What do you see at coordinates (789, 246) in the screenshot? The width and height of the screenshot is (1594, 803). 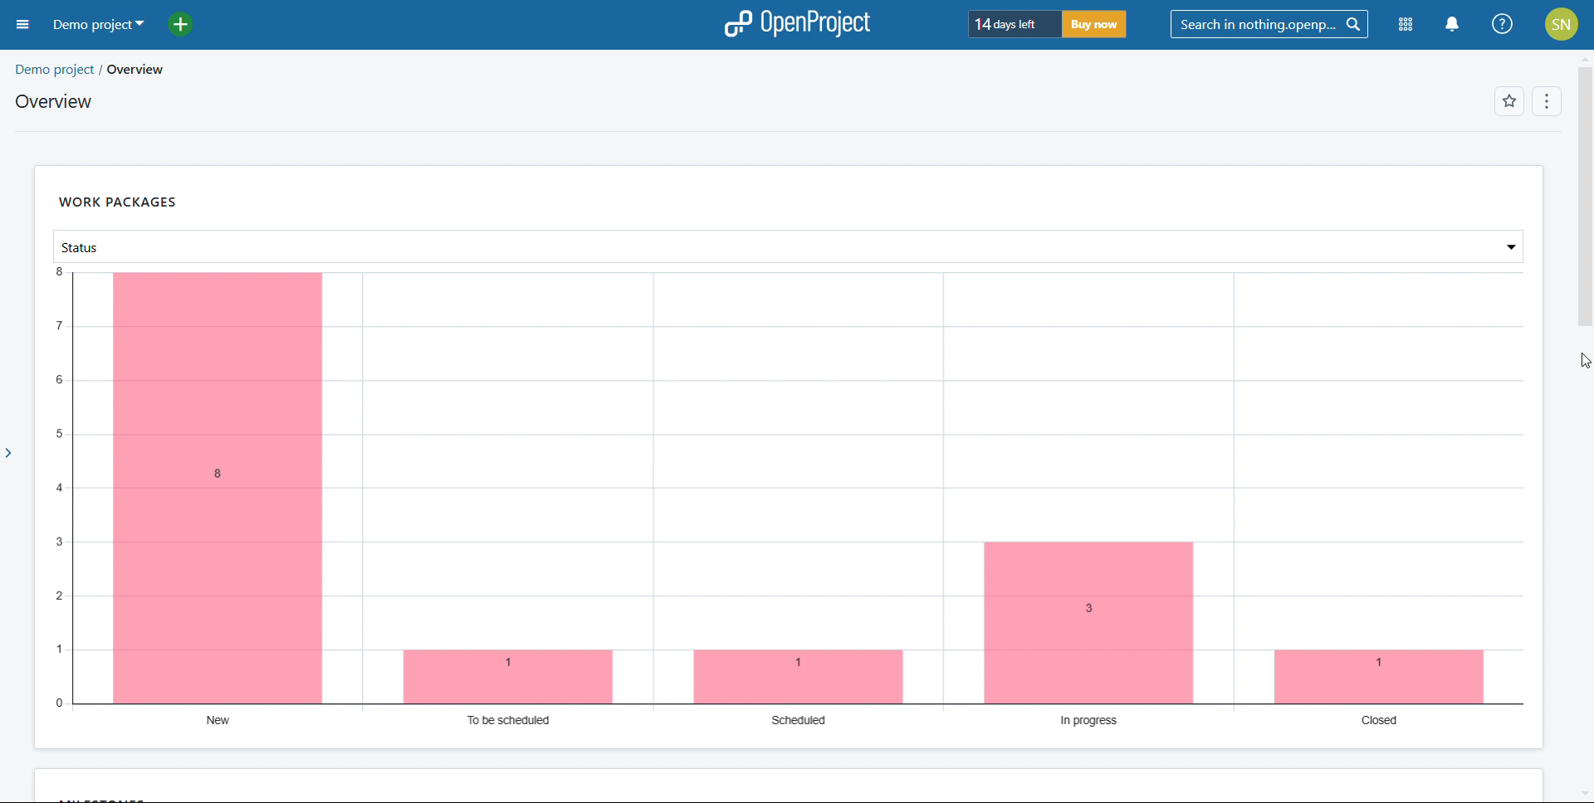 I see `select attribute` at bounding box center [789, 246].